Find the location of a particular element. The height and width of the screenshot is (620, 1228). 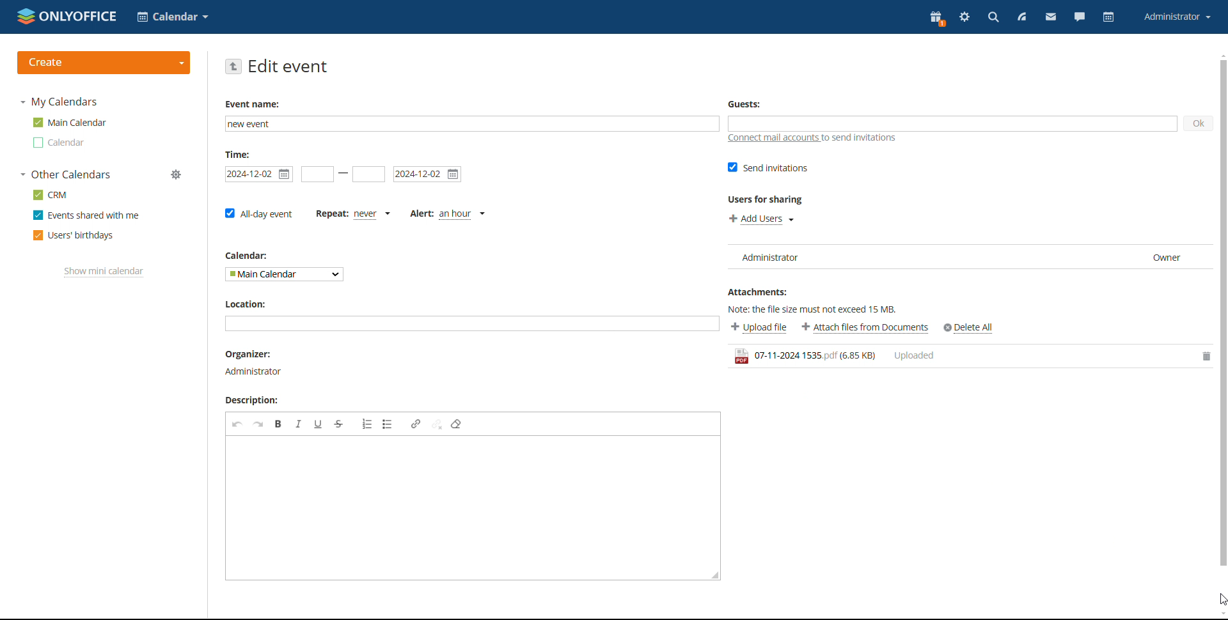

logo is located at coordinates (68, 16).